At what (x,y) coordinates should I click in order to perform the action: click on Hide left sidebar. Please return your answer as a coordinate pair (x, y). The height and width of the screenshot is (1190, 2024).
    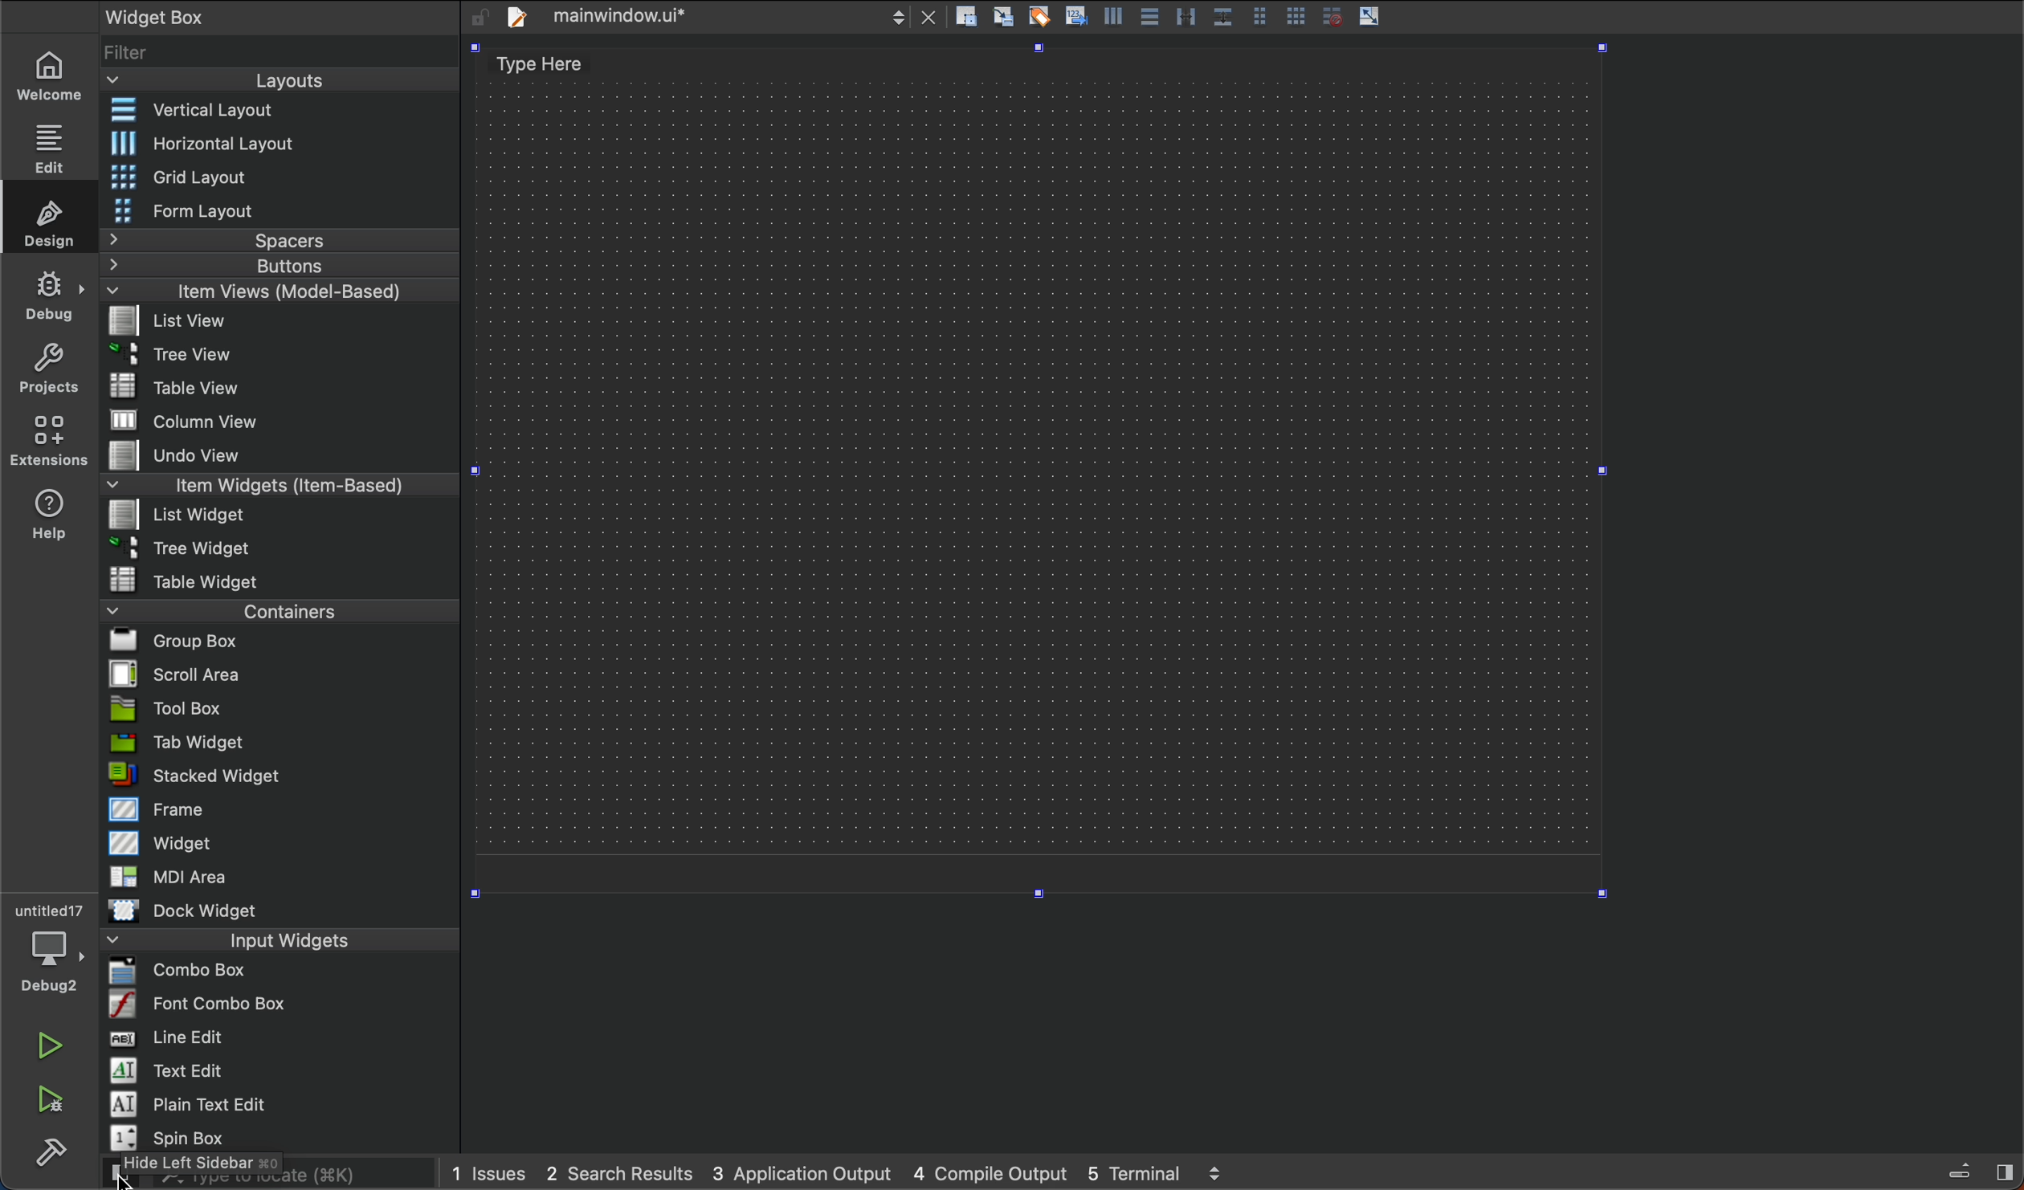
    Looking at the image, I should click on (191, 1165).